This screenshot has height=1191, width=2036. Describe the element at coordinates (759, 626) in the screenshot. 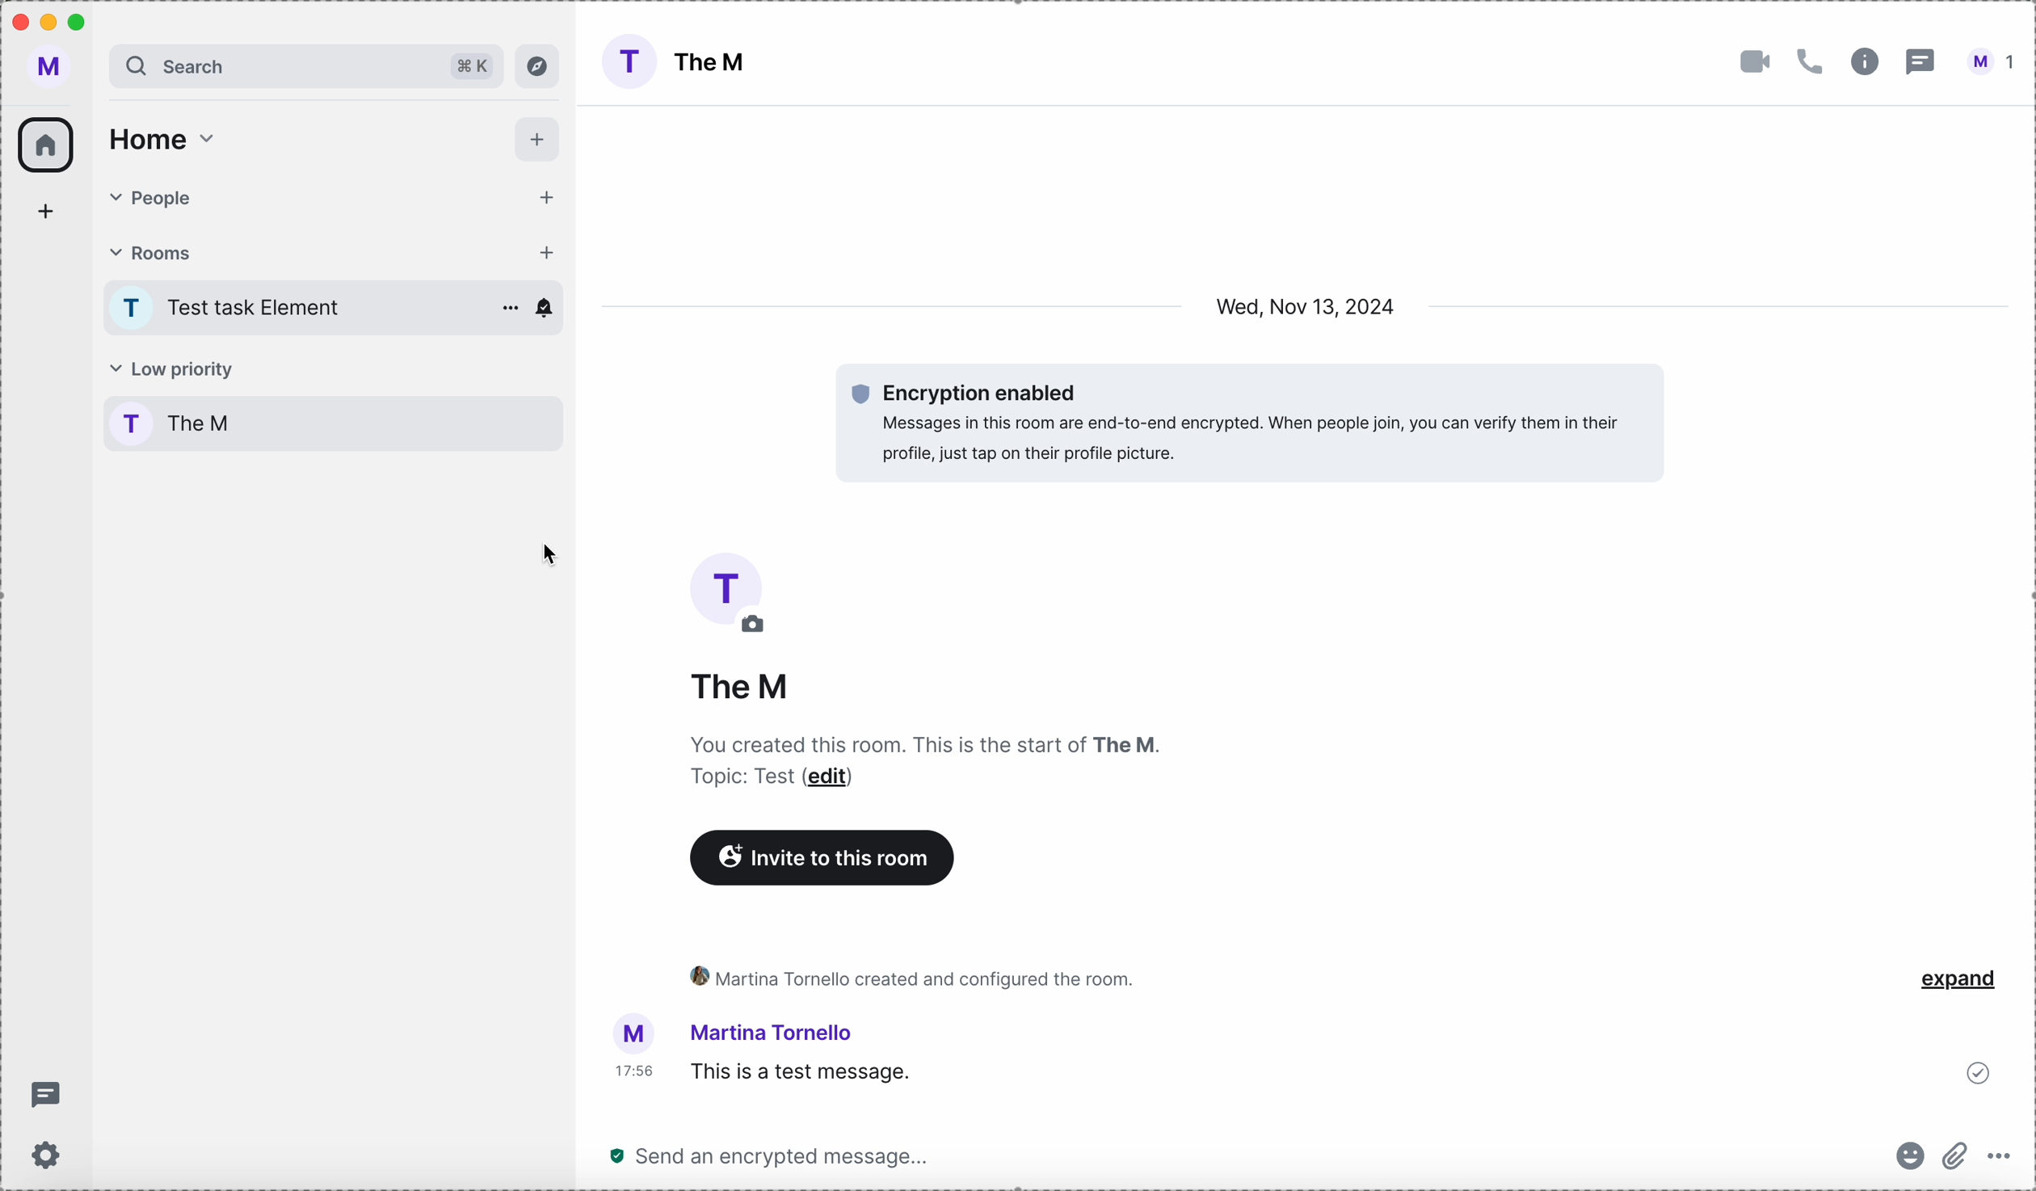

I see `edit` at that location.